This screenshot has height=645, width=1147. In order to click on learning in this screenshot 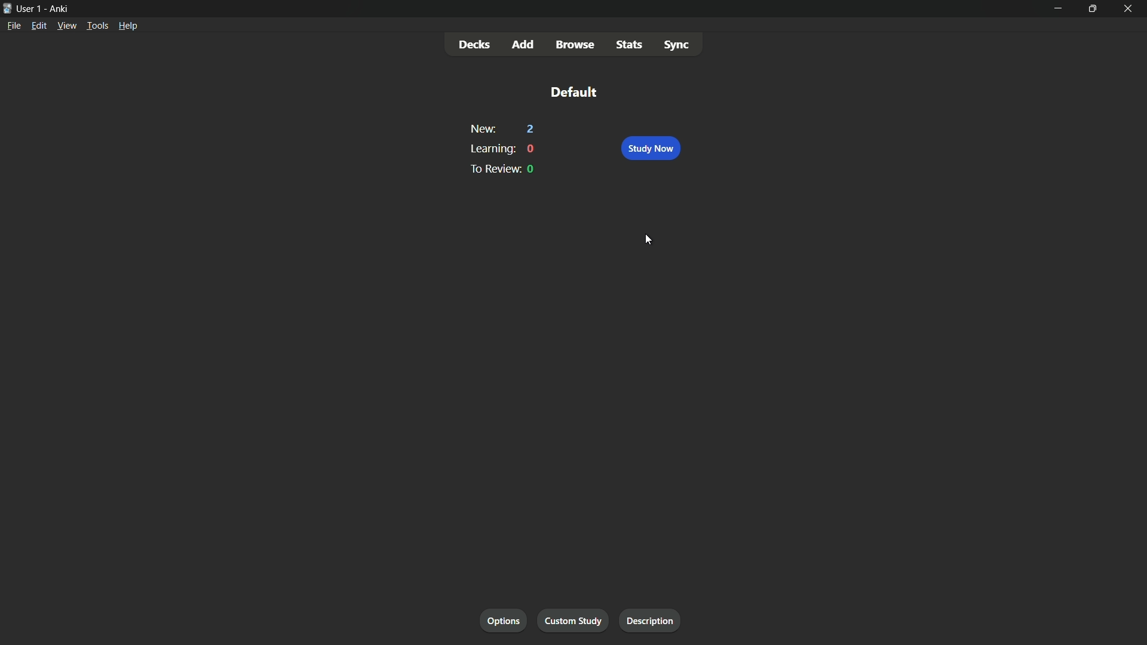, I will do `click(489, 149)`.